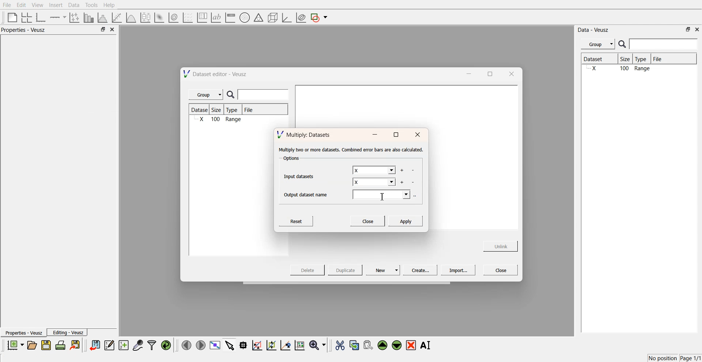 This screenshot has width=702, height=362. What do you see at coordinates (207, 95) in the screenshot?
I see `Group |` at bounding box center [207, 95].